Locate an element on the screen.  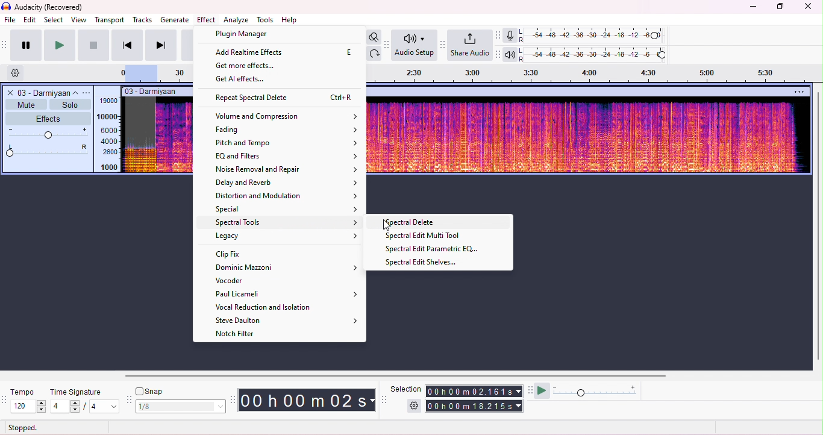
time tool bar is located at coordinates (234, 399).